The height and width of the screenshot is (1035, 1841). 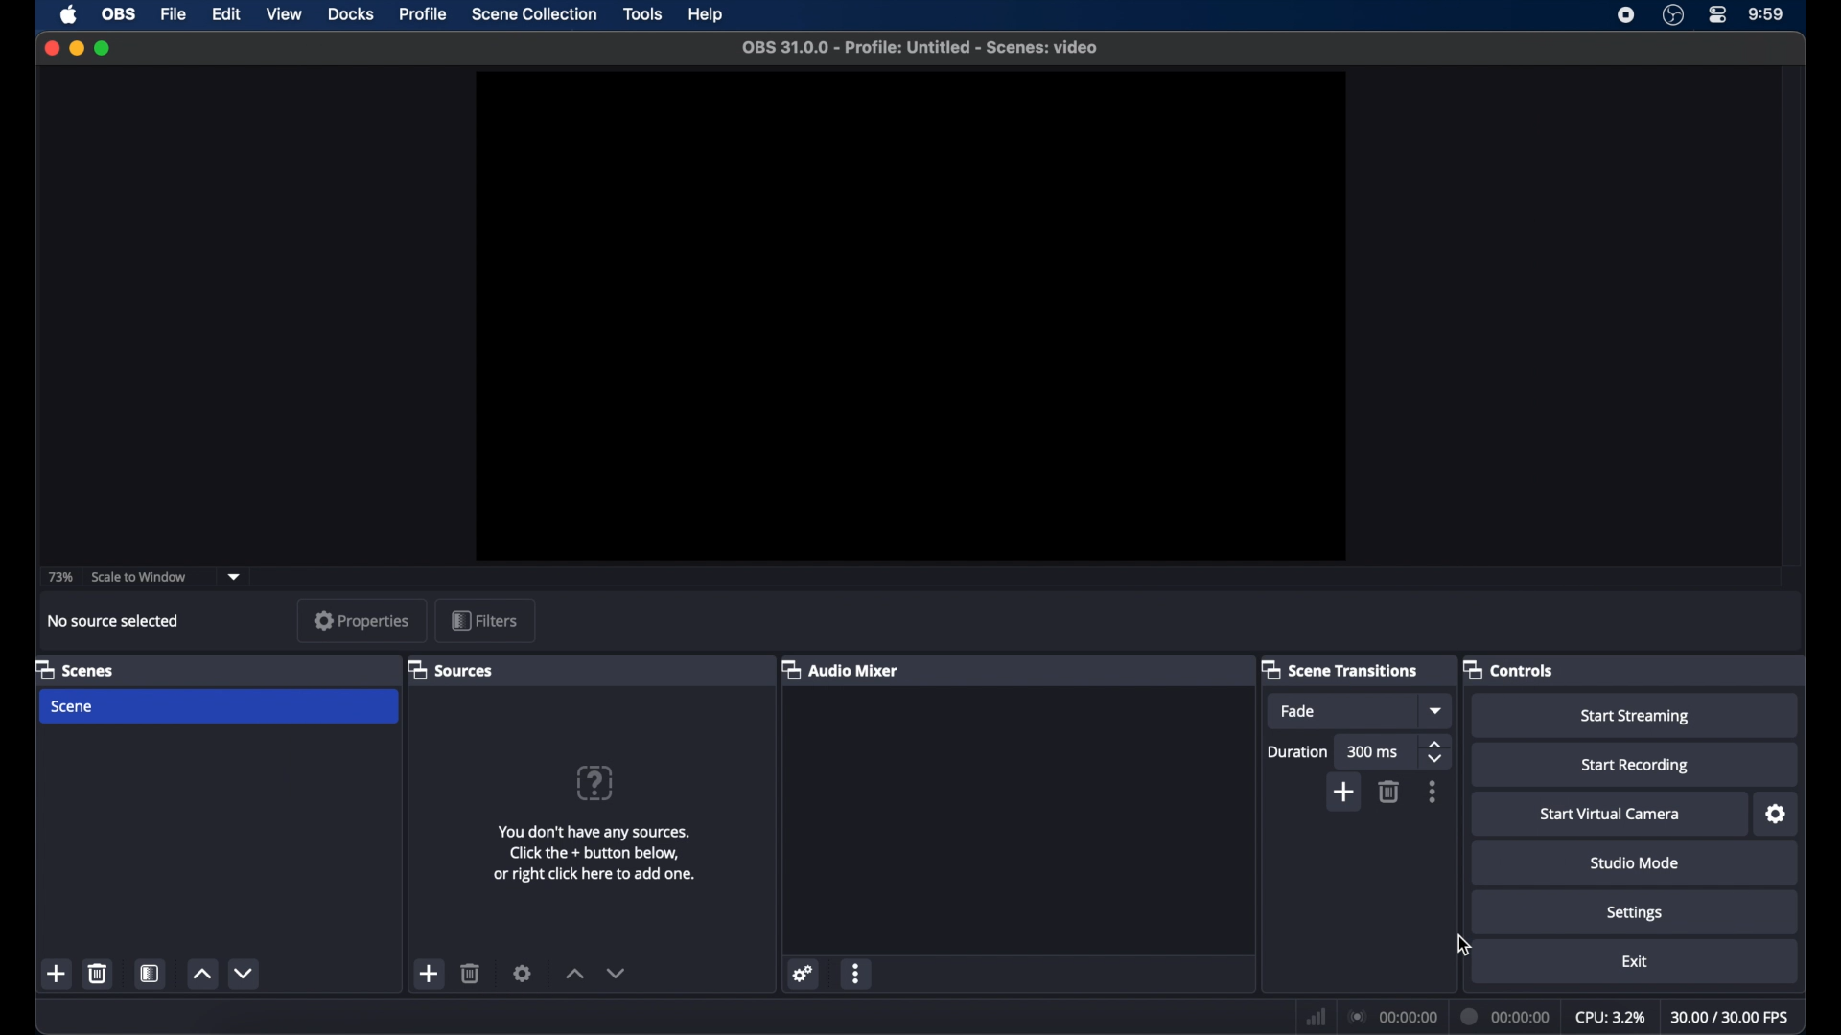 What do you see at coordinates (616, 974) in the screenshot?
I see `decrement` at bounding box center [616, 974].